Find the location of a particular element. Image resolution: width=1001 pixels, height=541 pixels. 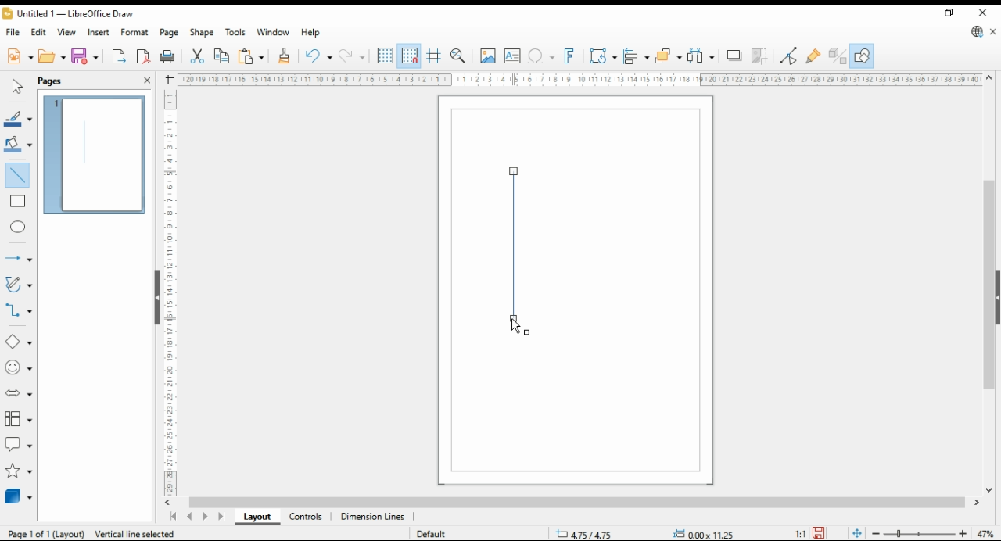

stars and banners is located at coordinates (17, 471).